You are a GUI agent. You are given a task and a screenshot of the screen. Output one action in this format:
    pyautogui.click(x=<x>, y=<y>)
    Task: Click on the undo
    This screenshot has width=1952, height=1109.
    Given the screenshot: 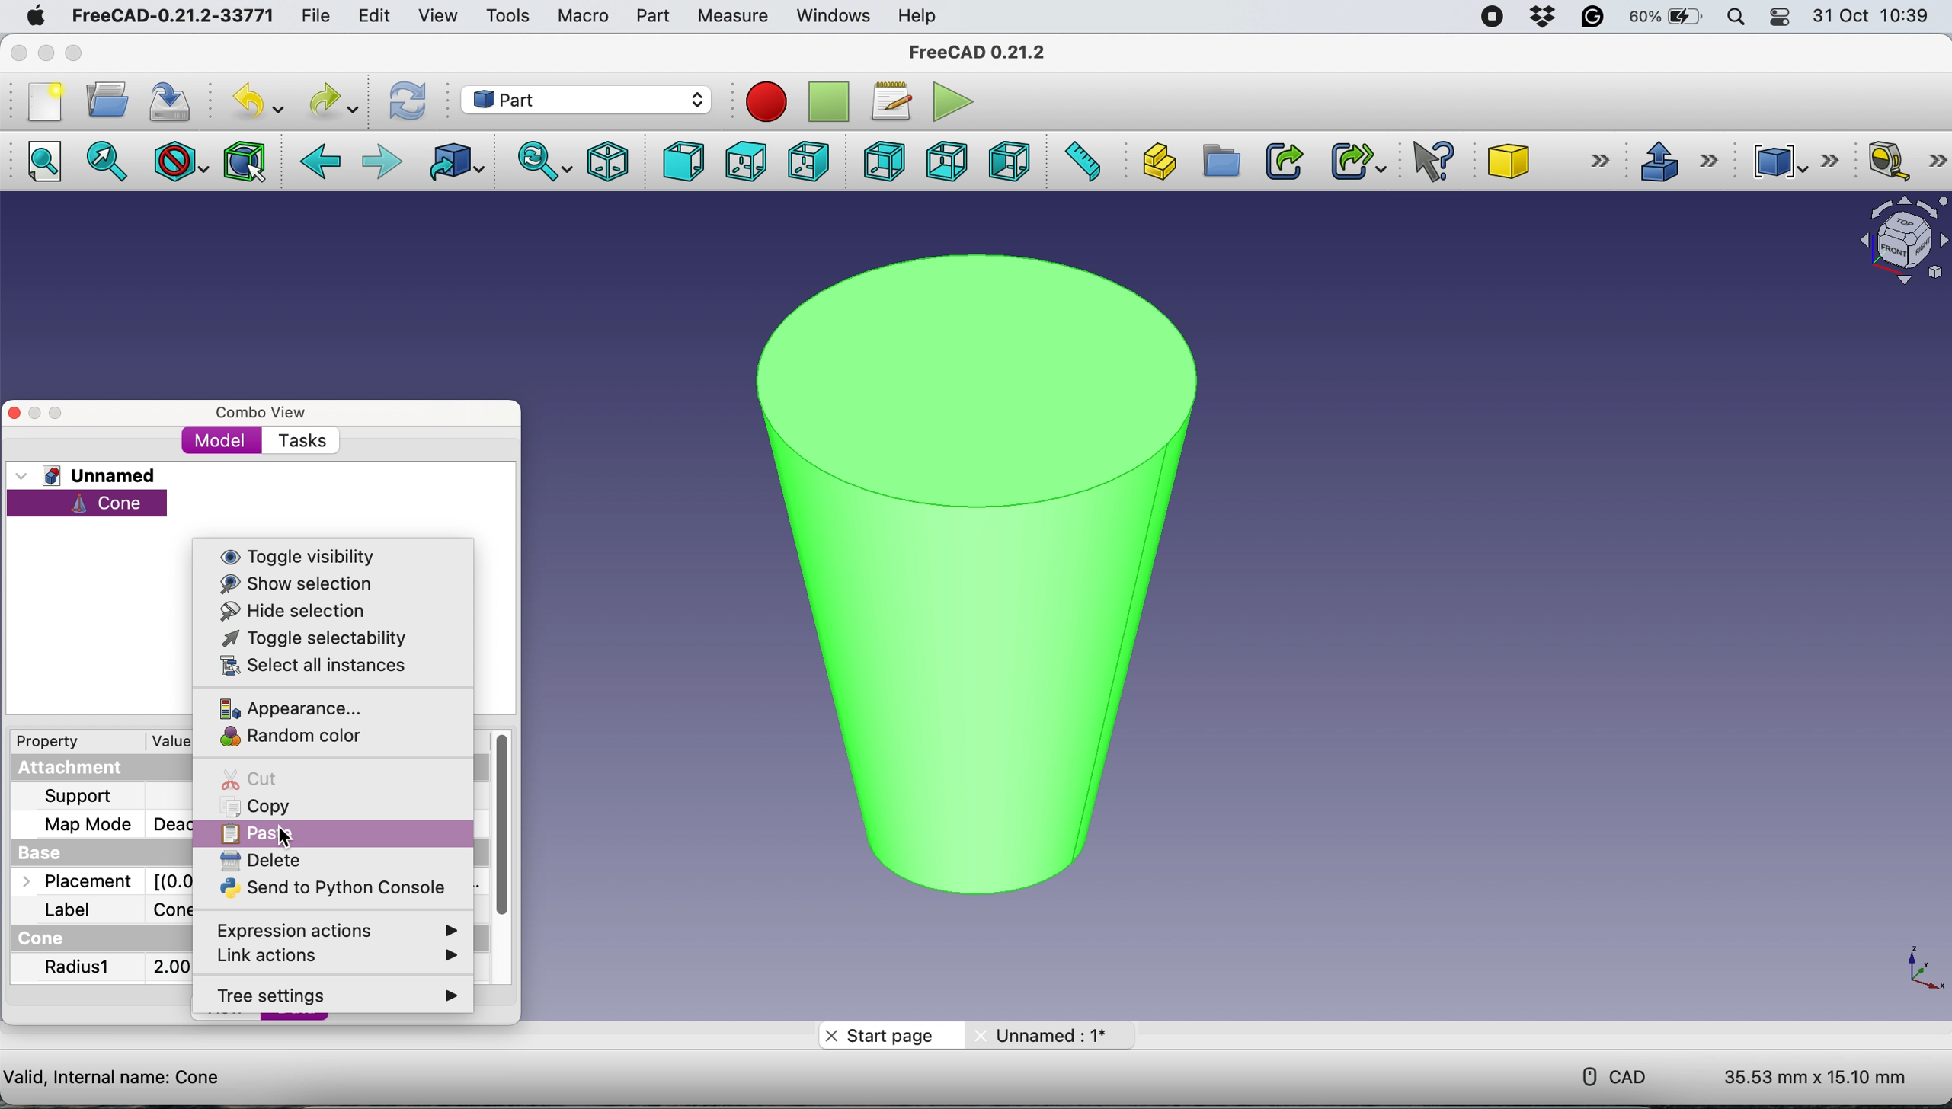 What is the action you would take?
    pyautogui.click(x=251, y=102)
    